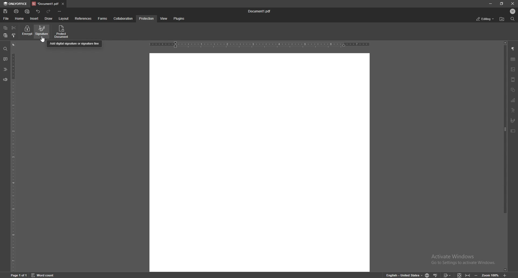 The image size is (518, 278). Describe the element at coordinates (5, 28) in the screenshot. I see `copy` at that location.